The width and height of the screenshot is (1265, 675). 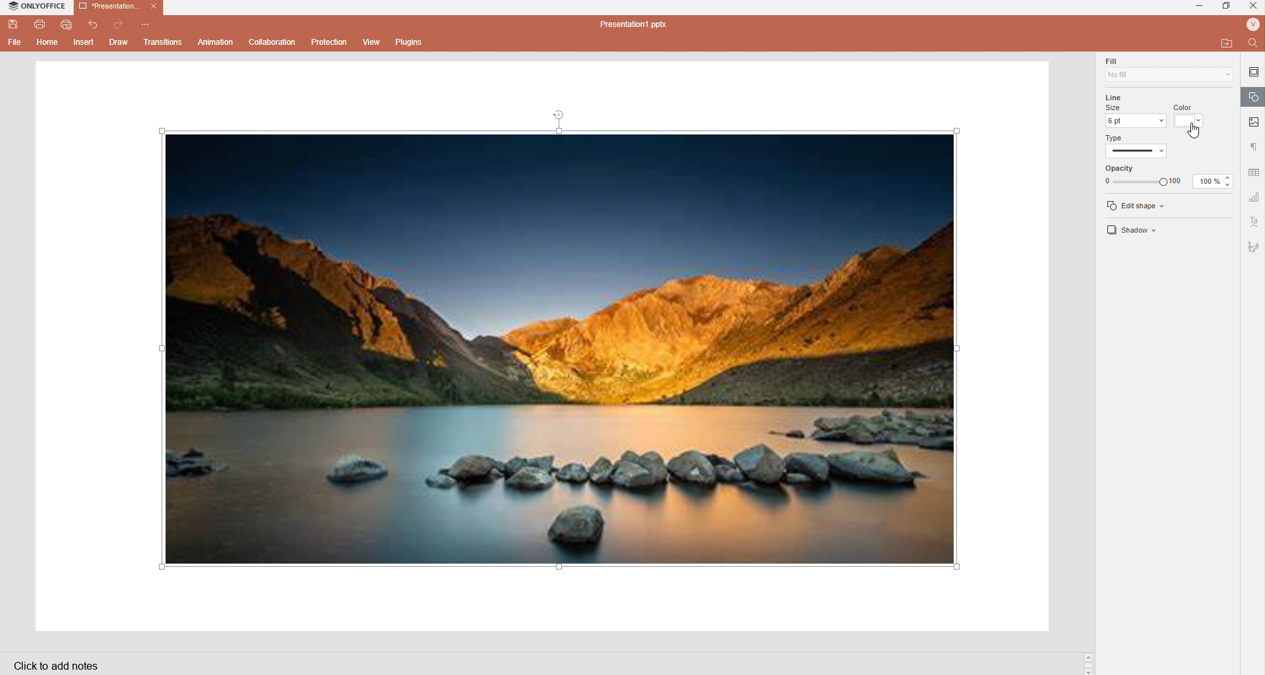 What do you see at coordinates (1252, 42) in the screenshot?
I see `Find` at bounding box center [1252, 42].